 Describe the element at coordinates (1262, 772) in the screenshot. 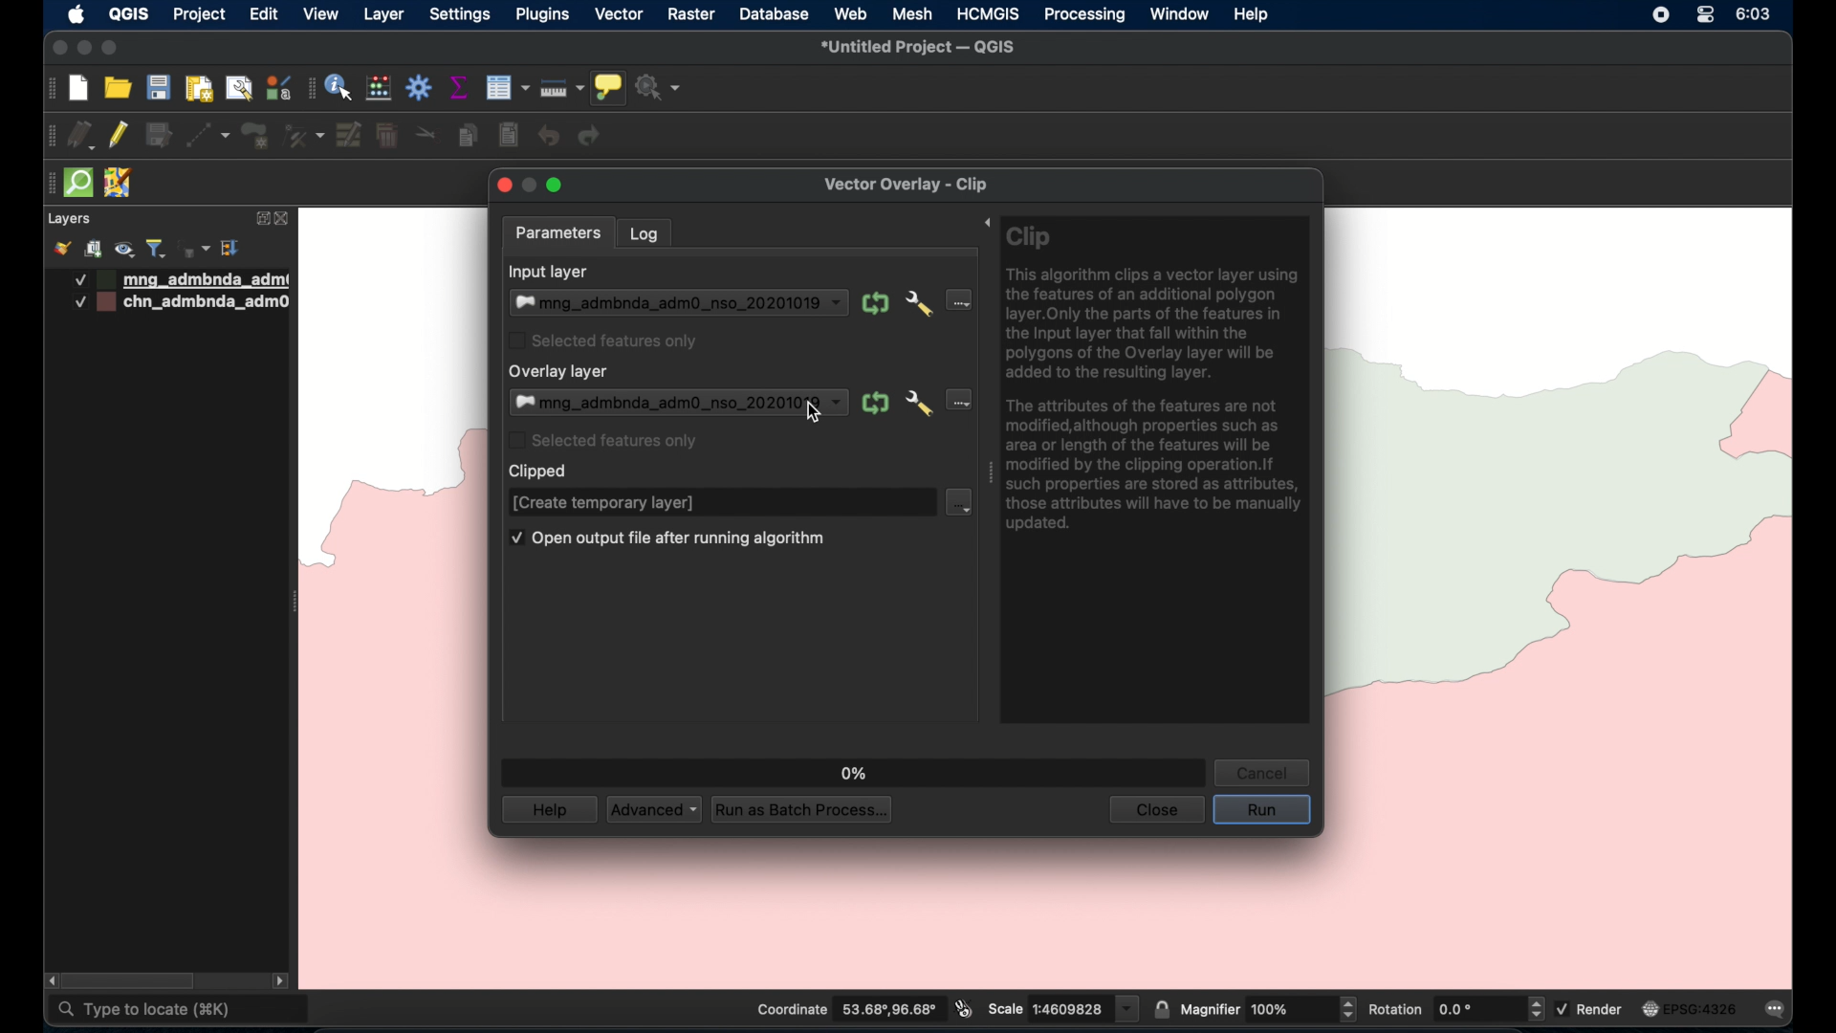

I see `cancel` at that location.